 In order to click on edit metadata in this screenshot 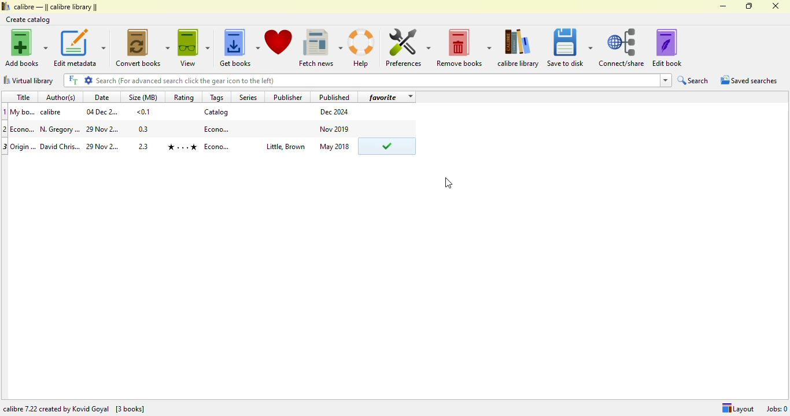, I will do `click(79, 47)`.